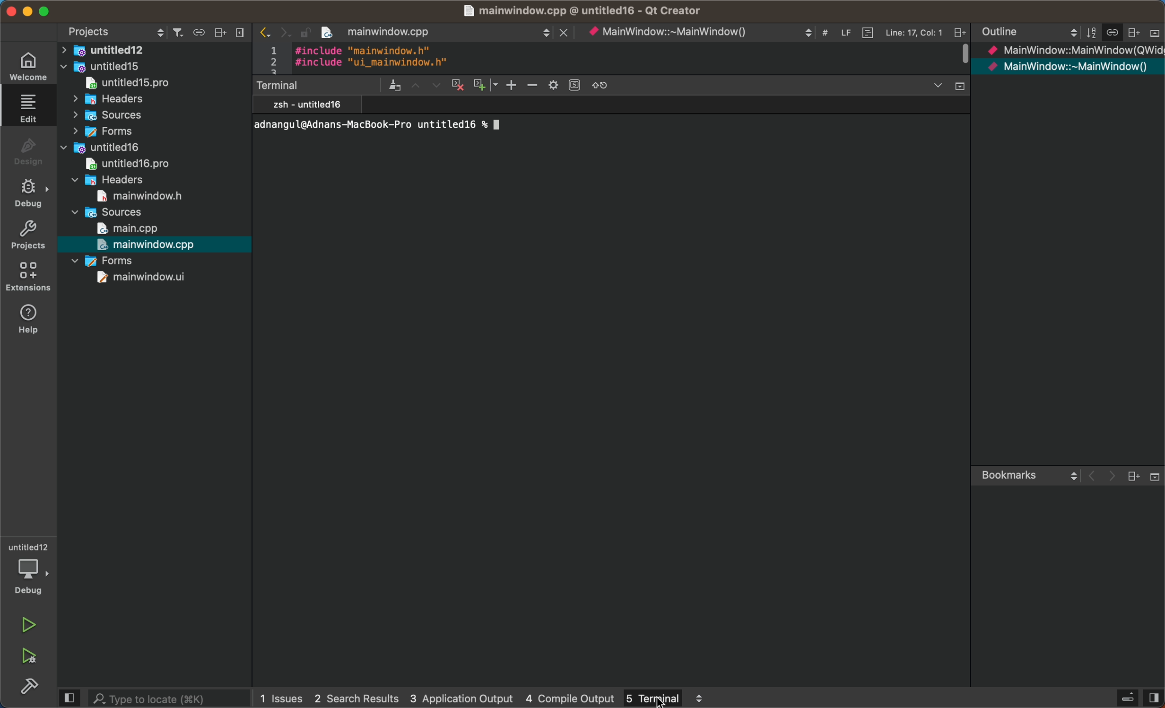 The image size is (1165, 708). What do you see at coordinates (308, 105) in the screenshot?
I see `terminal type` at bounding box center [308, 105].